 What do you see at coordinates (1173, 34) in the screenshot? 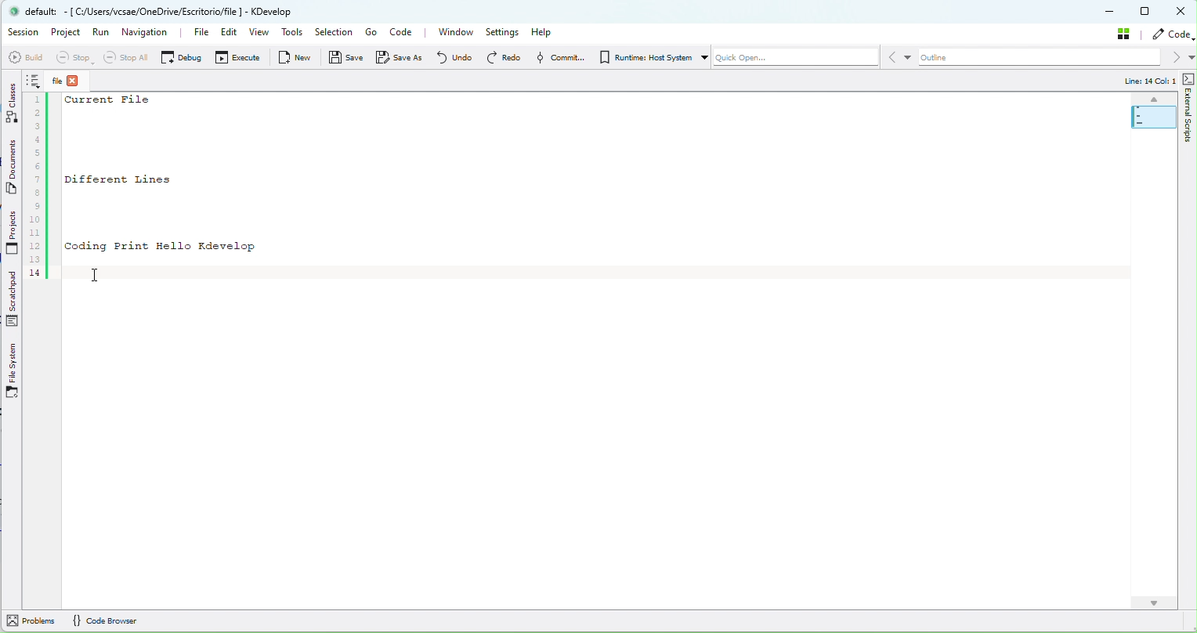
I see `code` at bounding box center [1173, 34].